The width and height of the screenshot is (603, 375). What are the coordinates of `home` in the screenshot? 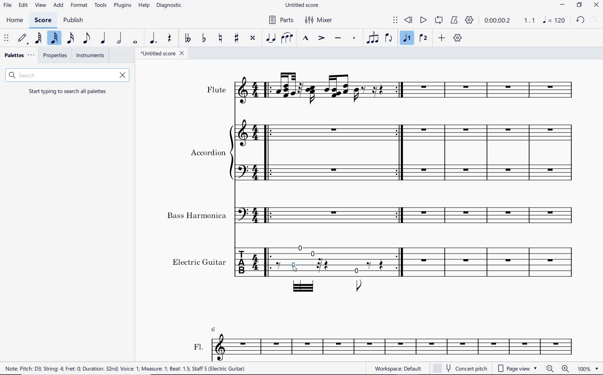 It's located at (14, 20).